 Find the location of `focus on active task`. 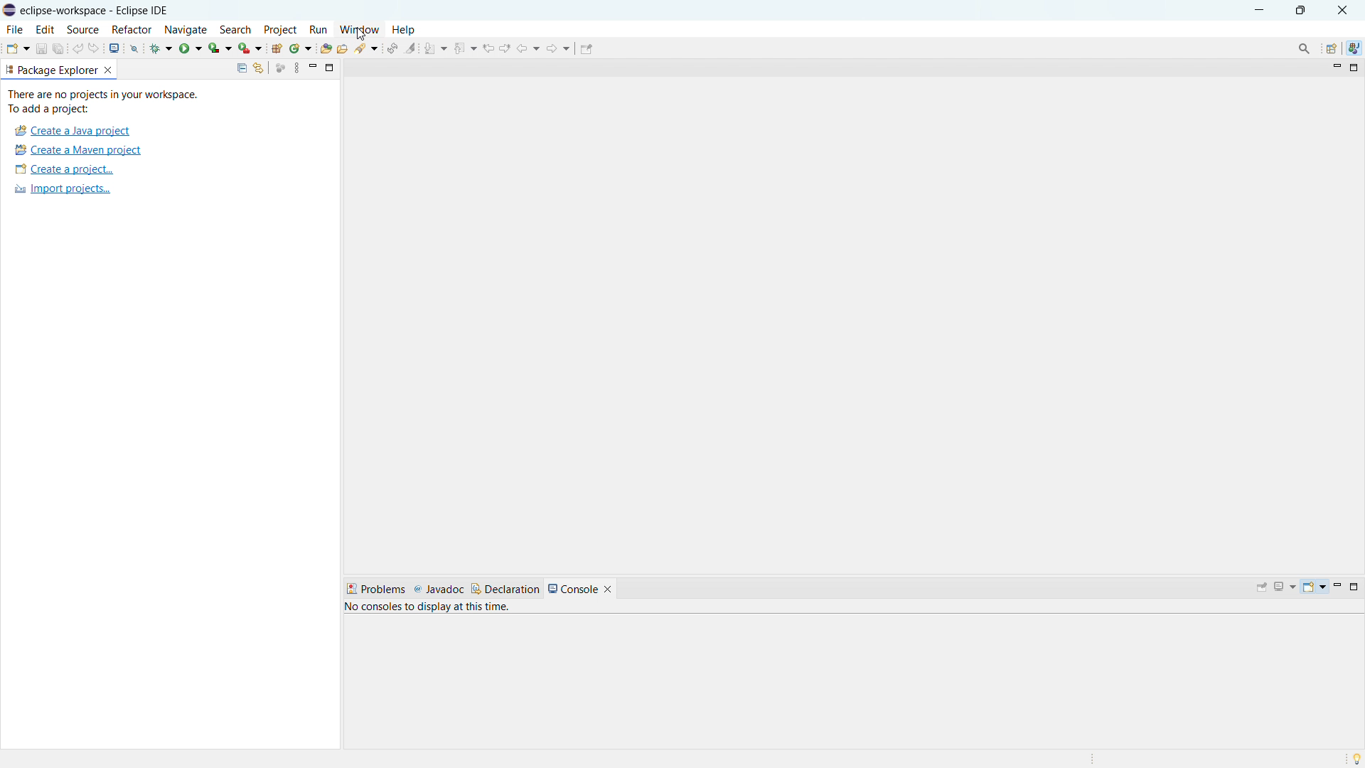

focus on active task is located at coordinates (279, 67).